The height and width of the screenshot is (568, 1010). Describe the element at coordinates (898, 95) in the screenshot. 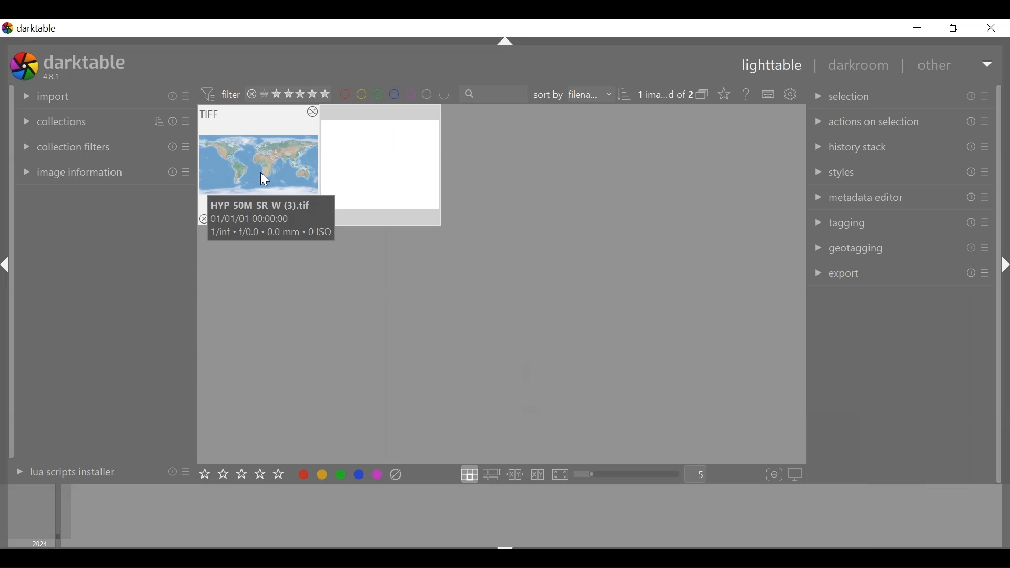

I see `selection` at that location.